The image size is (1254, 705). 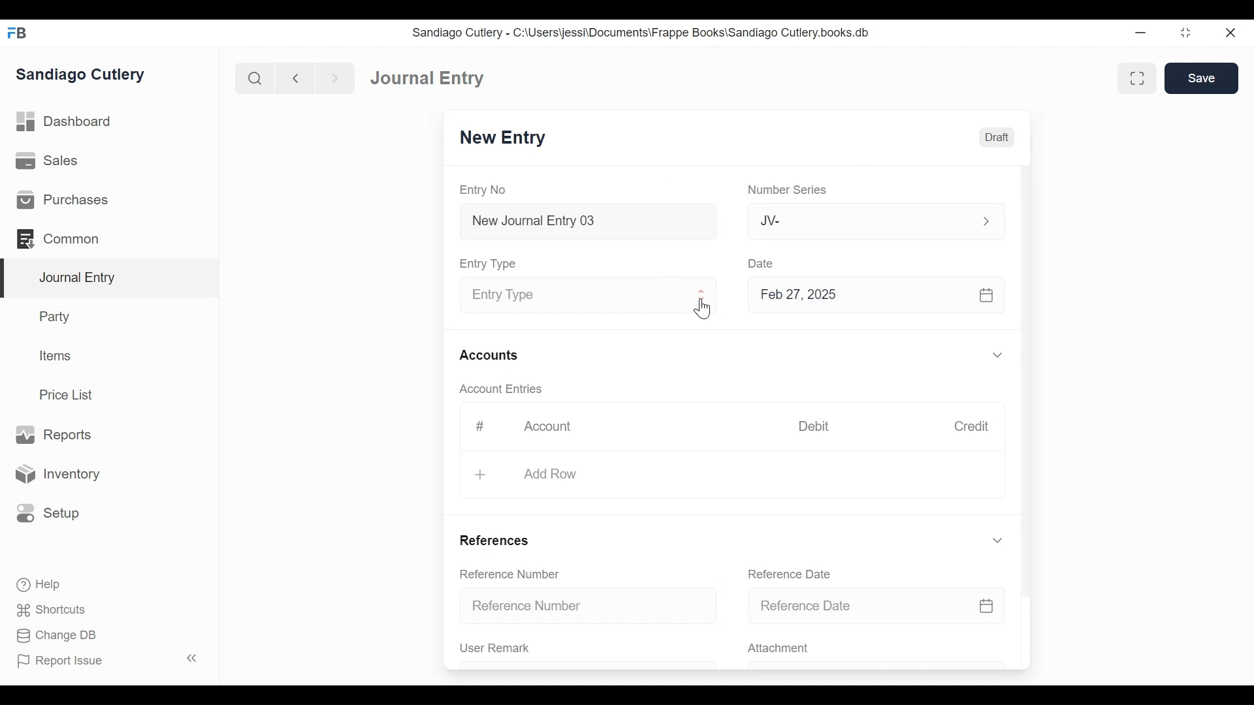 What do you see at coordinates (1137, 78) in the screenshot?
I see `Toggle between form and full width` at bounding box center [1137, 78].